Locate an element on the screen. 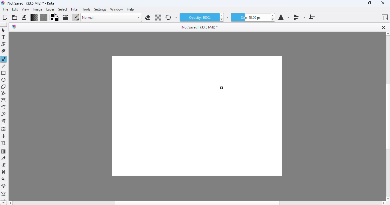  draw a gradient is located at coordinates (4, 151).